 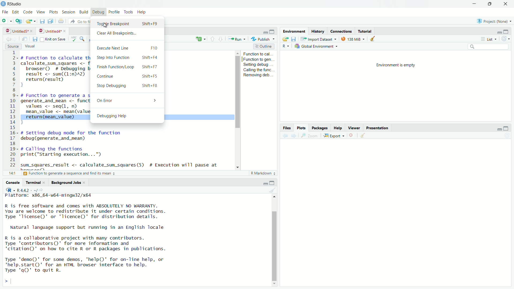 What do you see at coordinates (16, 38) in the screenshot?
I see `go forward to the next source location` at bounding box center [16, 38].